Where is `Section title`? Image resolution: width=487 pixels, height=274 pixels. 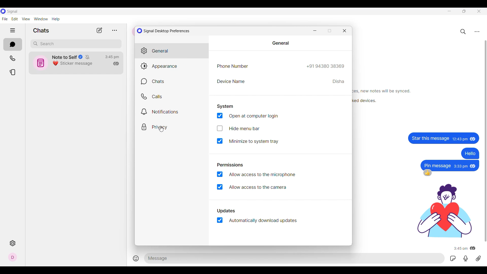 Section title is located at coordinates (41, 30).